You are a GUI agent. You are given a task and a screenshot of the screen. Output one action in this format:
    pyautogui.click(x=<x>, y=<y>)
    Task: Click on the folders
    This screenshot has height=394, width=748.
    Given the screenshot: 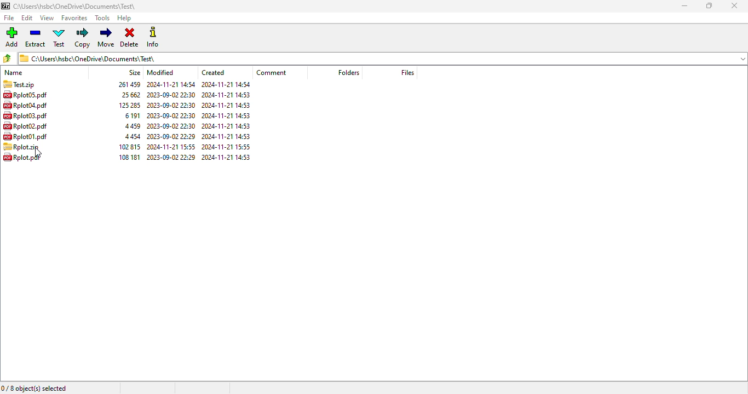 What is the action you would take?
    pyautogui.click(x=348, y=73)
    